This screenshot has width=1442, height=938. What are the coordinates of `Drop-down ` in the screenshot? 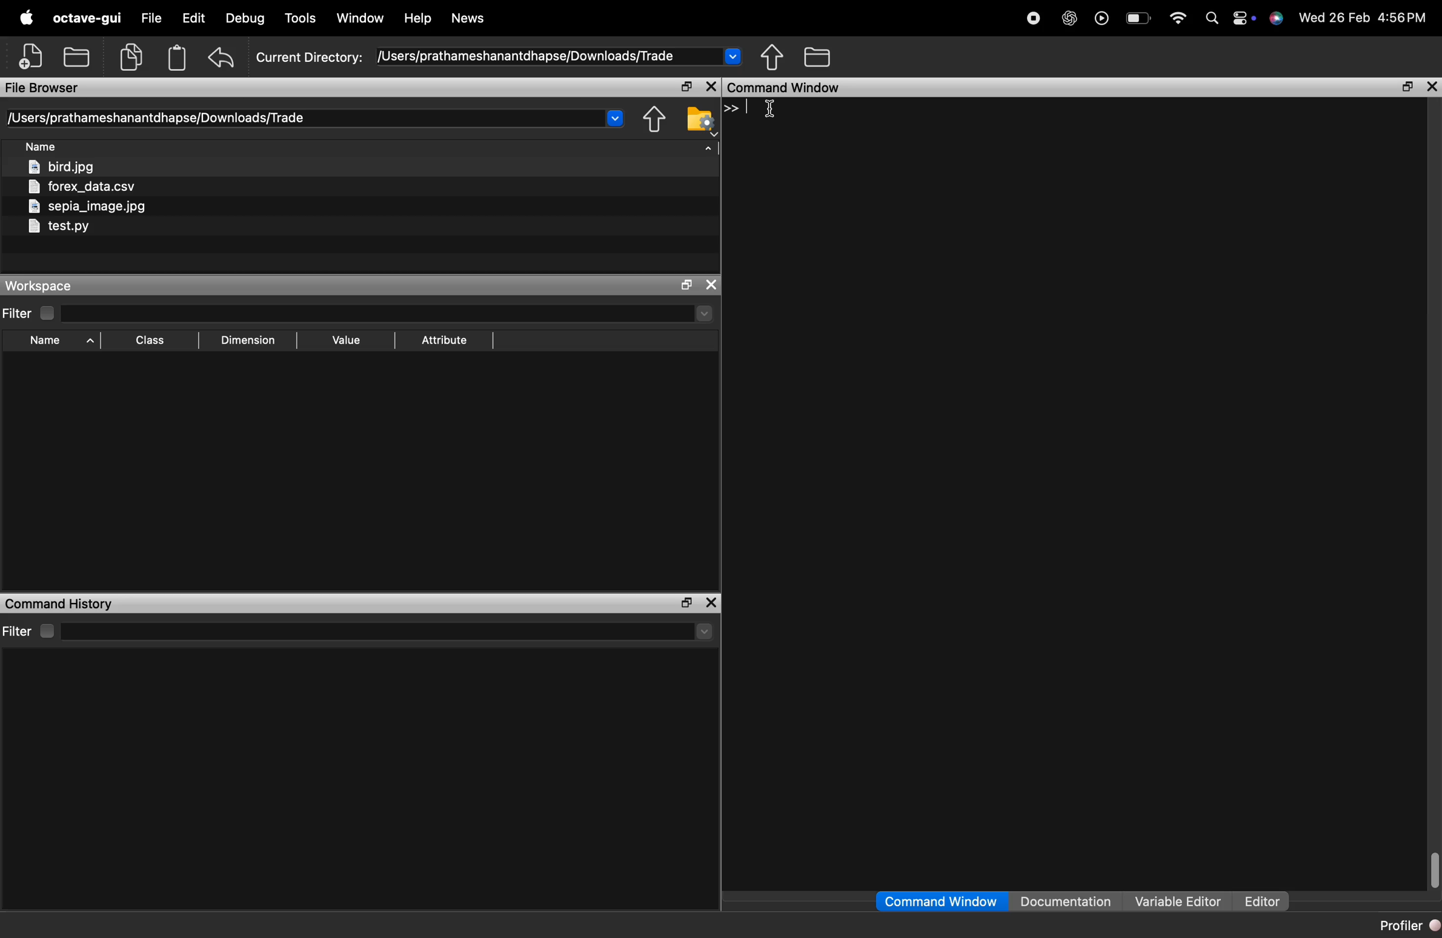 It's located at (616, 118).